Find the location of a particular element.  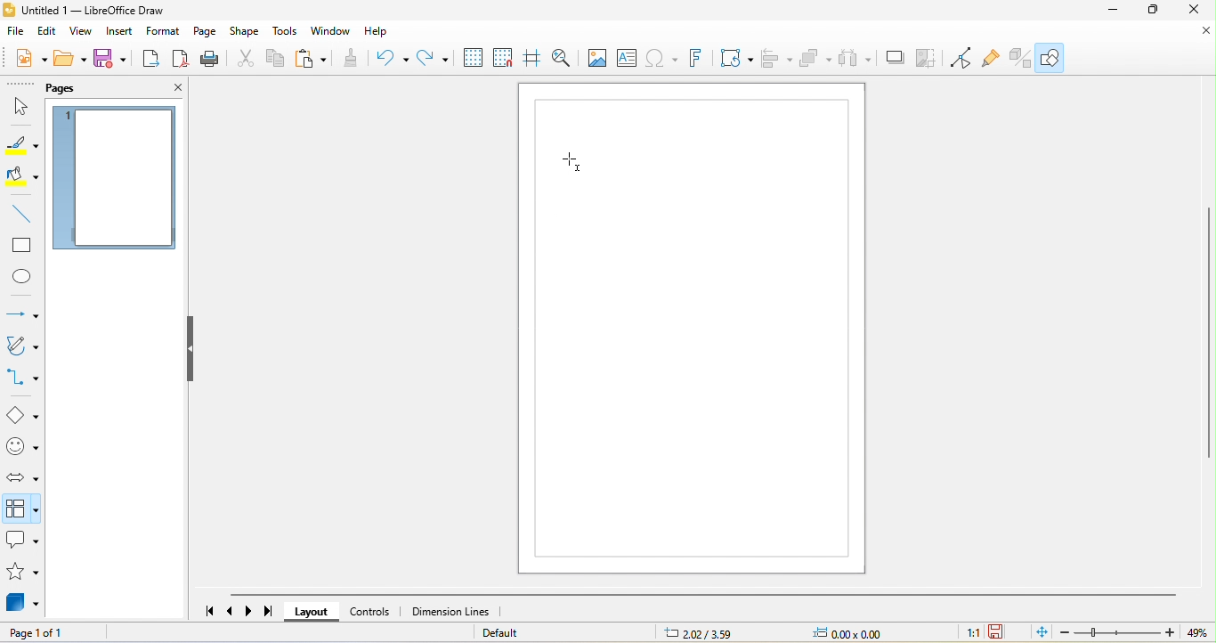

view is located at coordinates (82, 32).